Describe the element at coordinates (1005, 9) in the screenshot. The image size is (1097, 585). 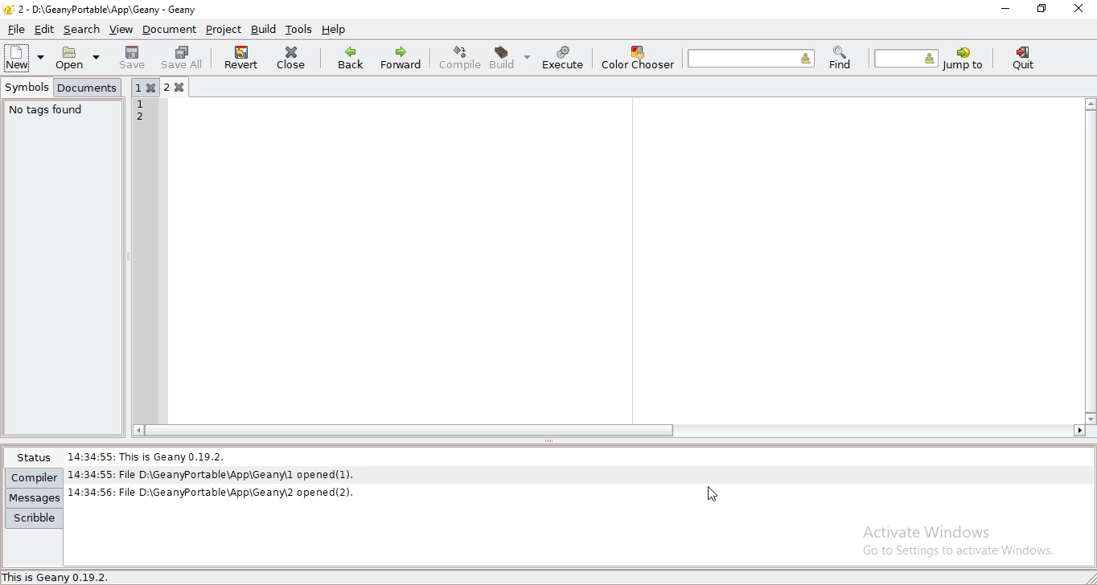
I see `minimize` at that location.